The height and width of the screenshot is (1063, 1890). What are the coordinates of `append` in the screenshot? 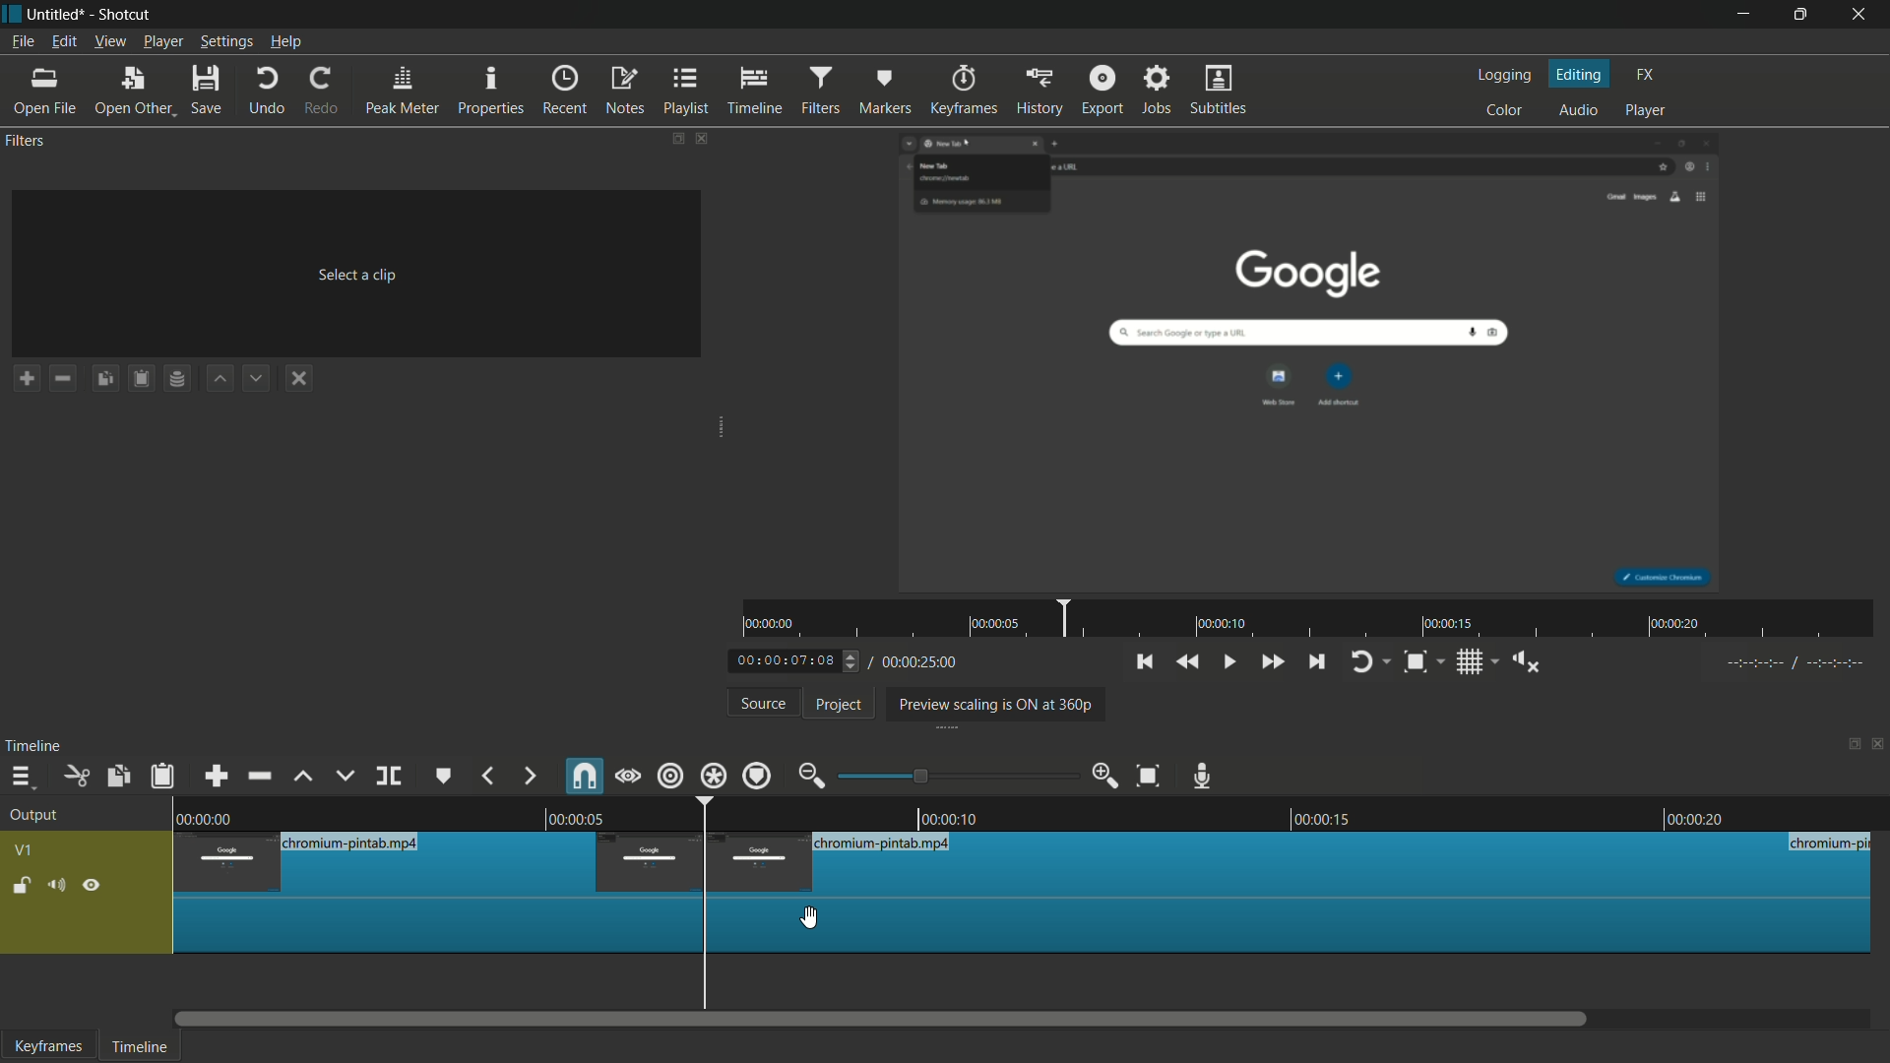 It's located at (215, 778).